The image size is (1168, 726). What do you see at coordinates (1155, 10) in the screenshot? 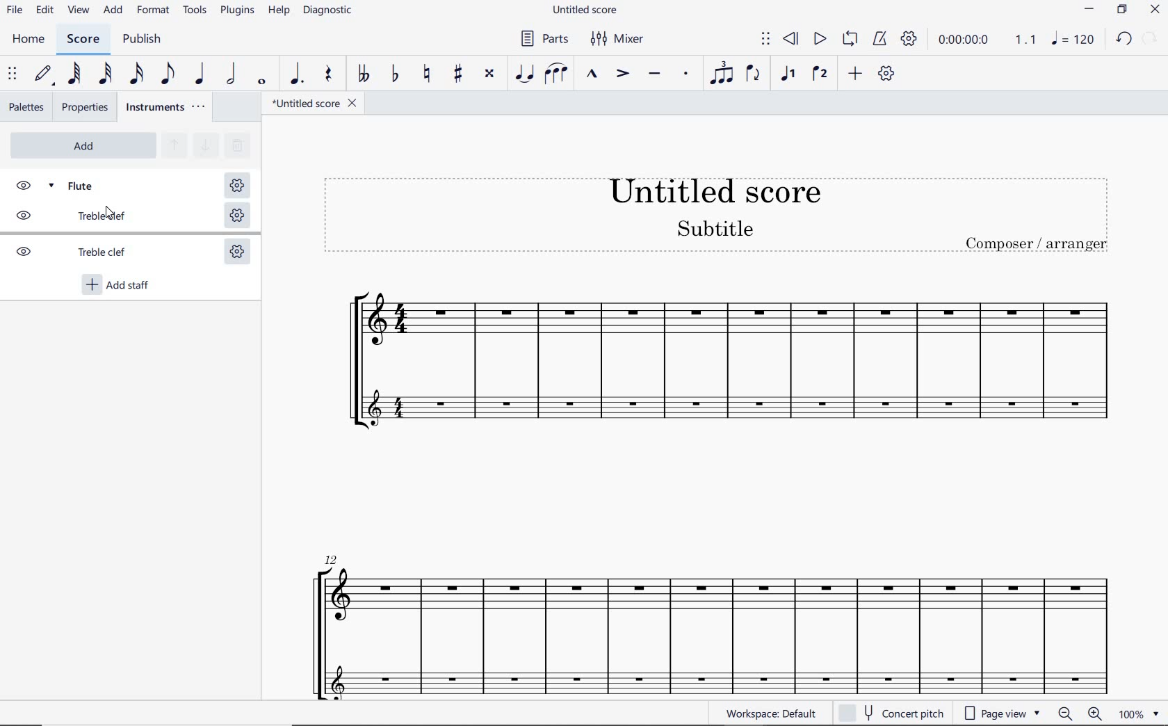
I see `CLOSE` at bounding box center [1155, 10].